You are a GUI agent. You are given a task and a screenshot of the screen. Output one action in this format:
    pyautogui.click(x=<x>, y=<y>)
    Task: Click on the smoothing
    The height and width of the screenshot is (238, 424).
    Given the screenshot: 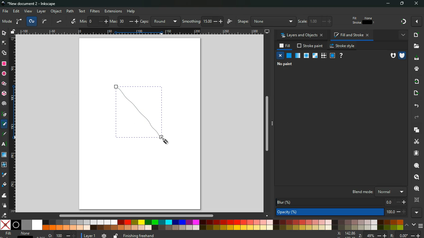 What is the action you would take?
    pyautogui.click(x=202, y=21)
    